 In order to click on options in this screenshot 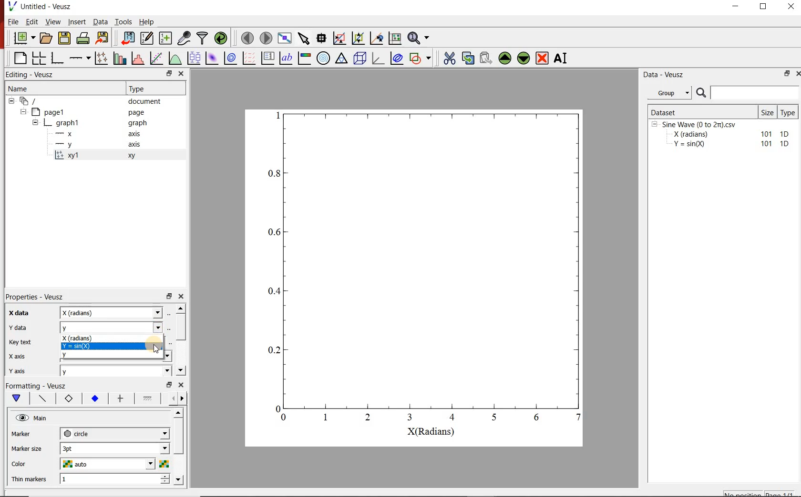, I will do `click(41, 398)`.